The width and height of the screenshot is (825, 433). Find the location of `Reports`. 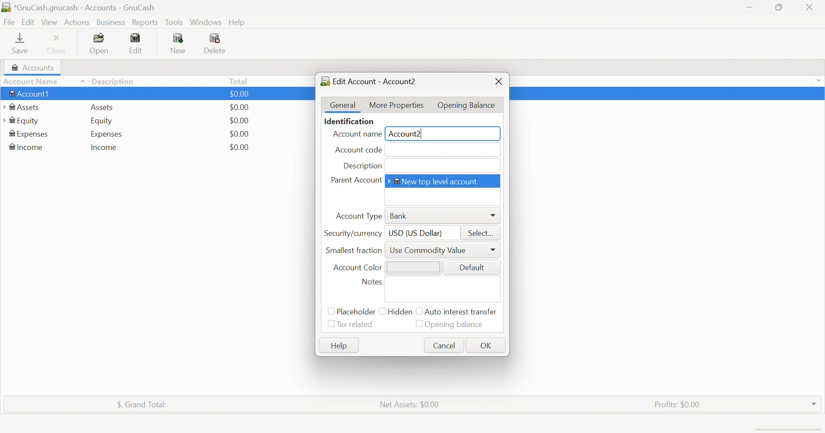

Reports is located at coordinates (145, 23).